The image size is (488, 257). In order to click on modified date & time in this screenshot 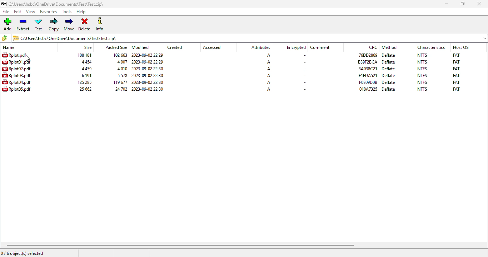, I will do `click(148, 82)`.